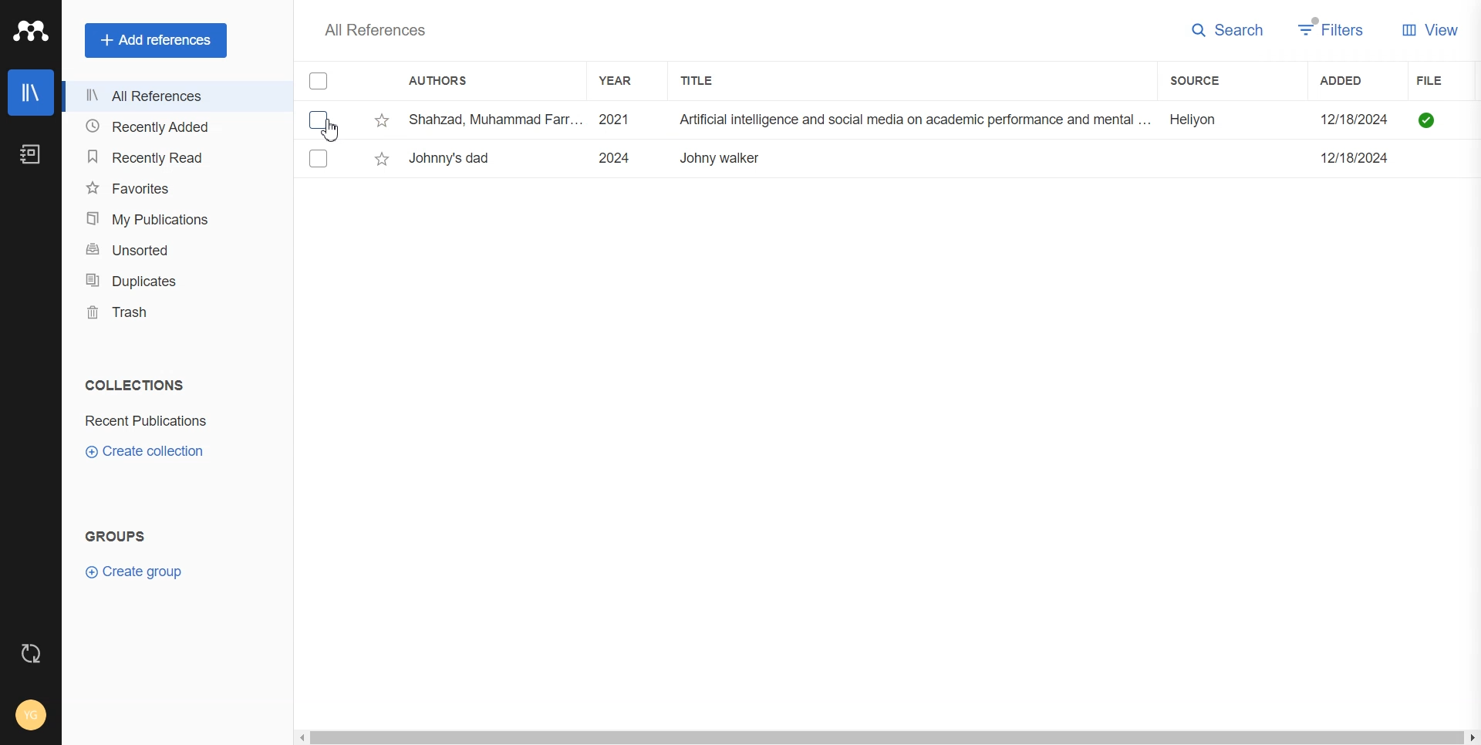  I want to click on Title, so click(710, 80).